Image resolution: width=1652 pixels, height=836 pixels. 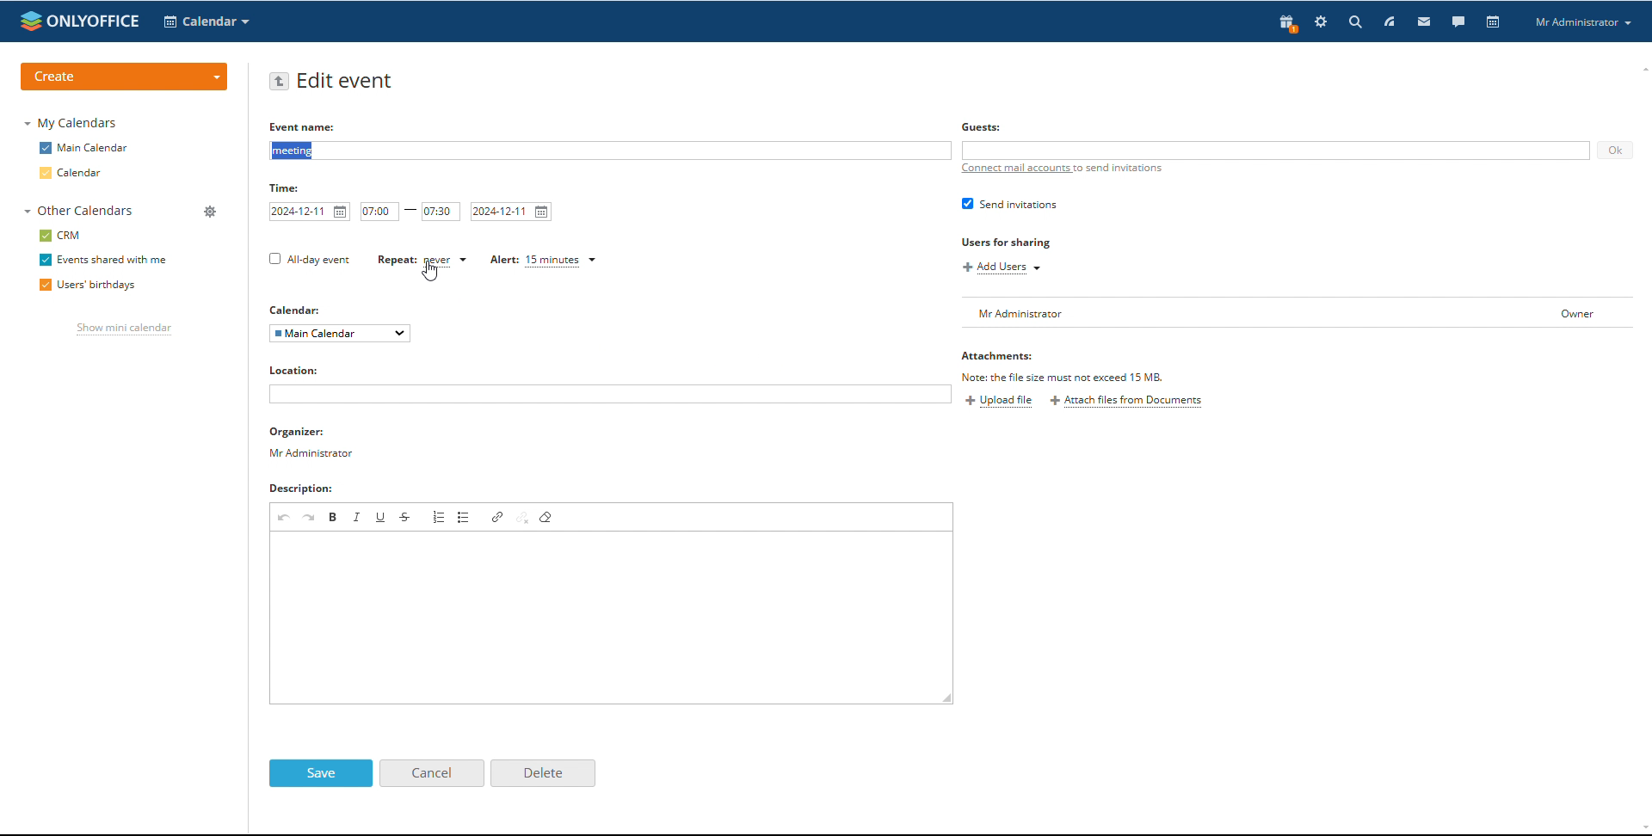 I want to click on profile, so click(x=1582, y=22).